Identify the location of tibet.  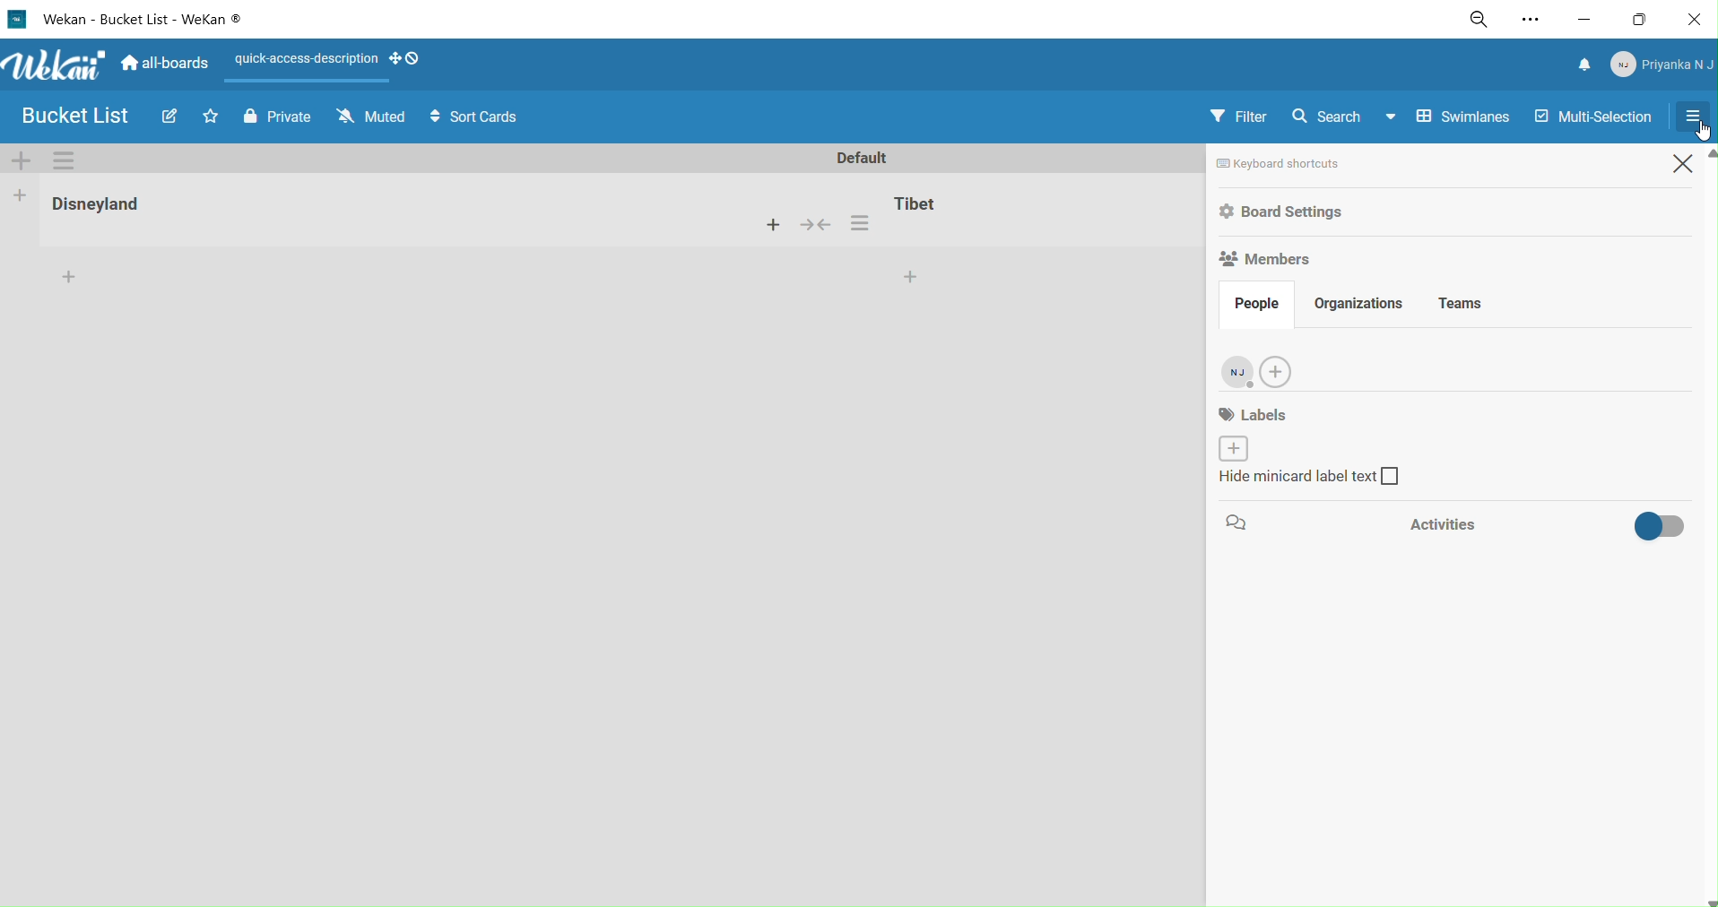
(1028, 209).